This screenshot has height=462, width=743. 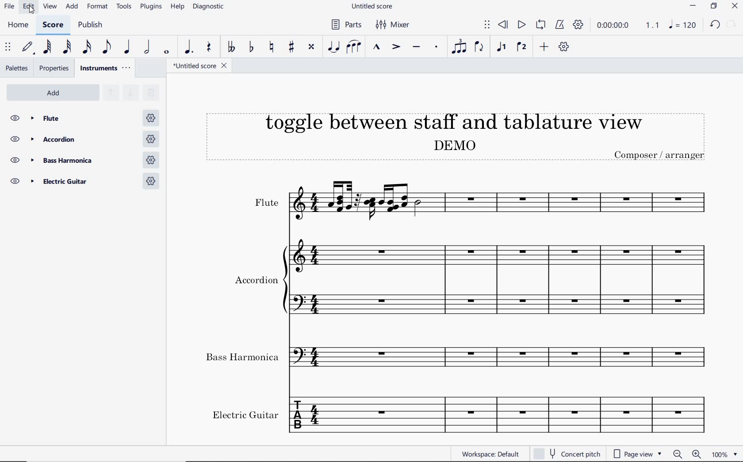 What do you see at coordinates (232, 46) in the screenshot?
I see `toggle double-flat` at bounding box center [232, 46].